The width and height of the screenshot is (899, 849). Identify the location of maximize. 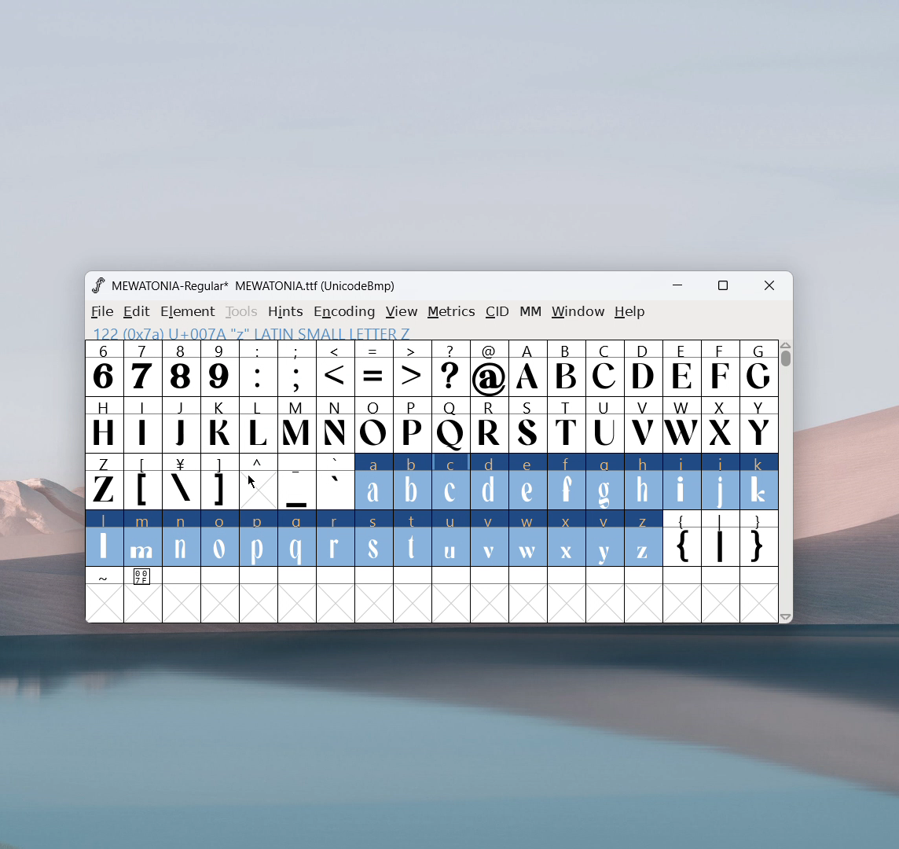
(722, 288).